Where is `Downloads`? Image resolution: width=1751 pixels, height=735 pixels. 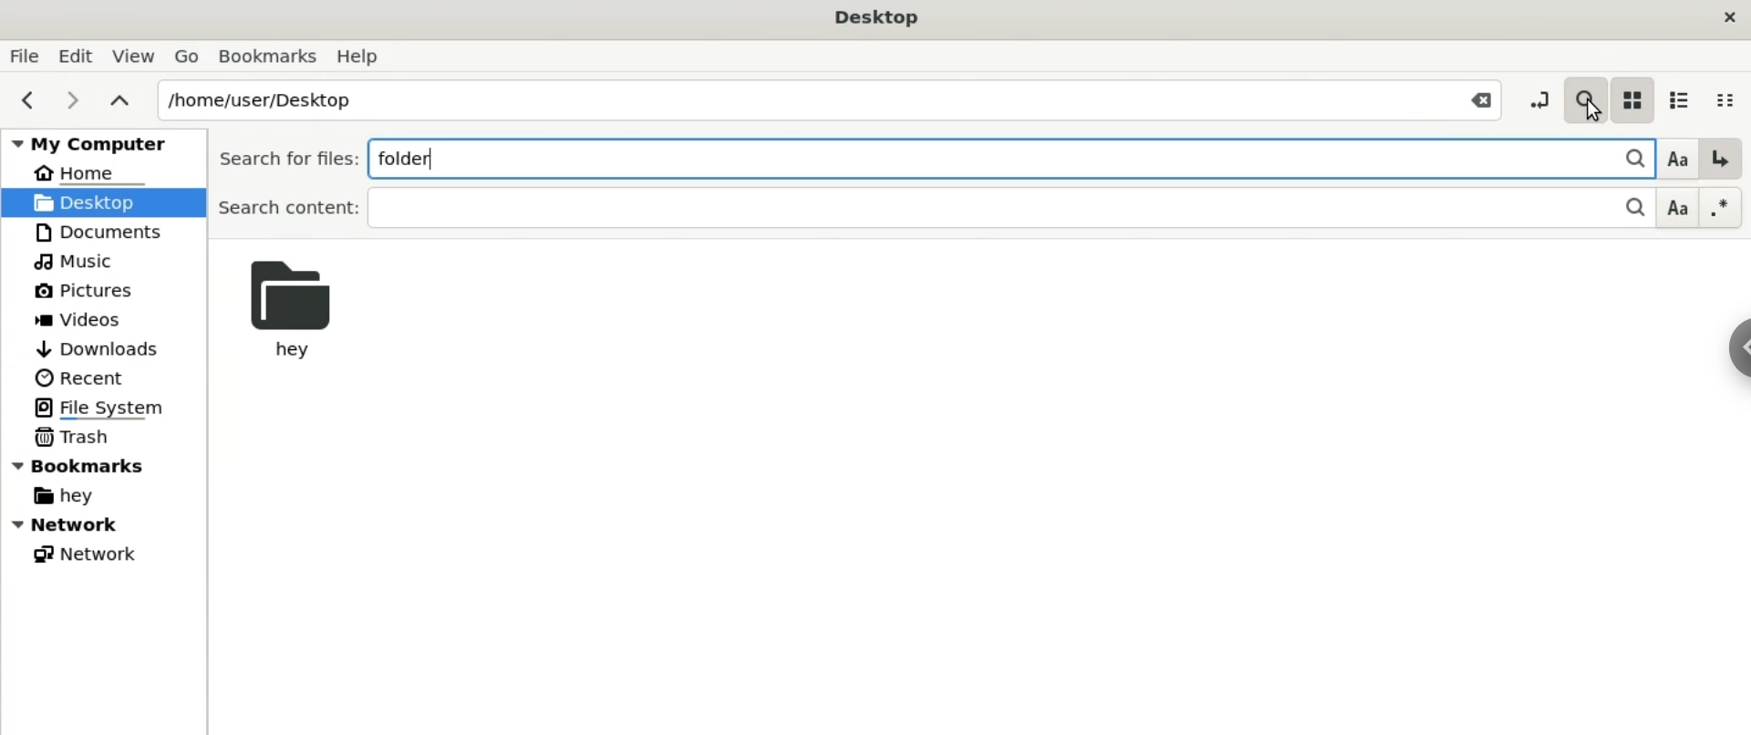
Downloads is located at coordinates (101, 349).